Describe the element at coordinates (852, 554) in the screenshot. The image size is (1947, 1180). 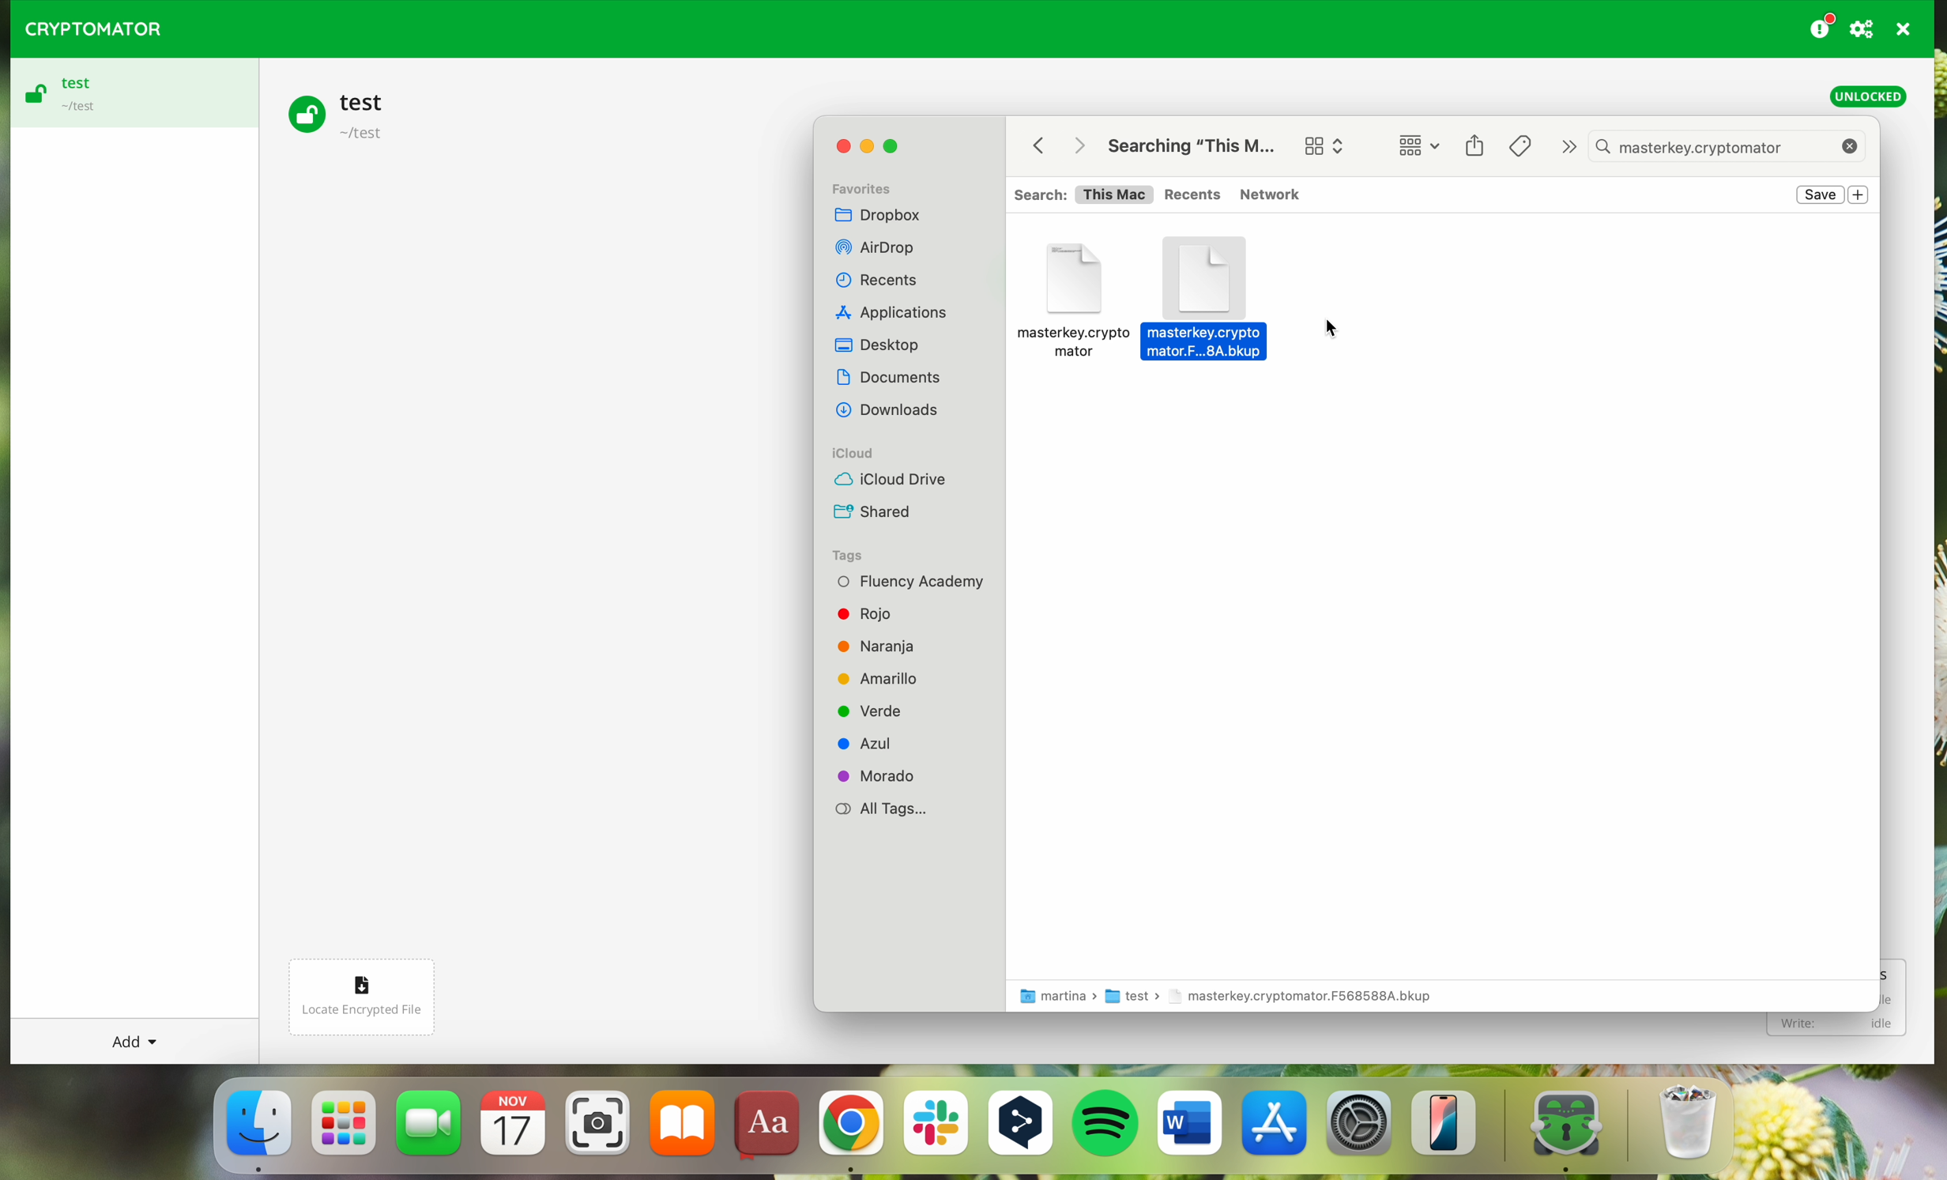
I see `Tags` at that location.